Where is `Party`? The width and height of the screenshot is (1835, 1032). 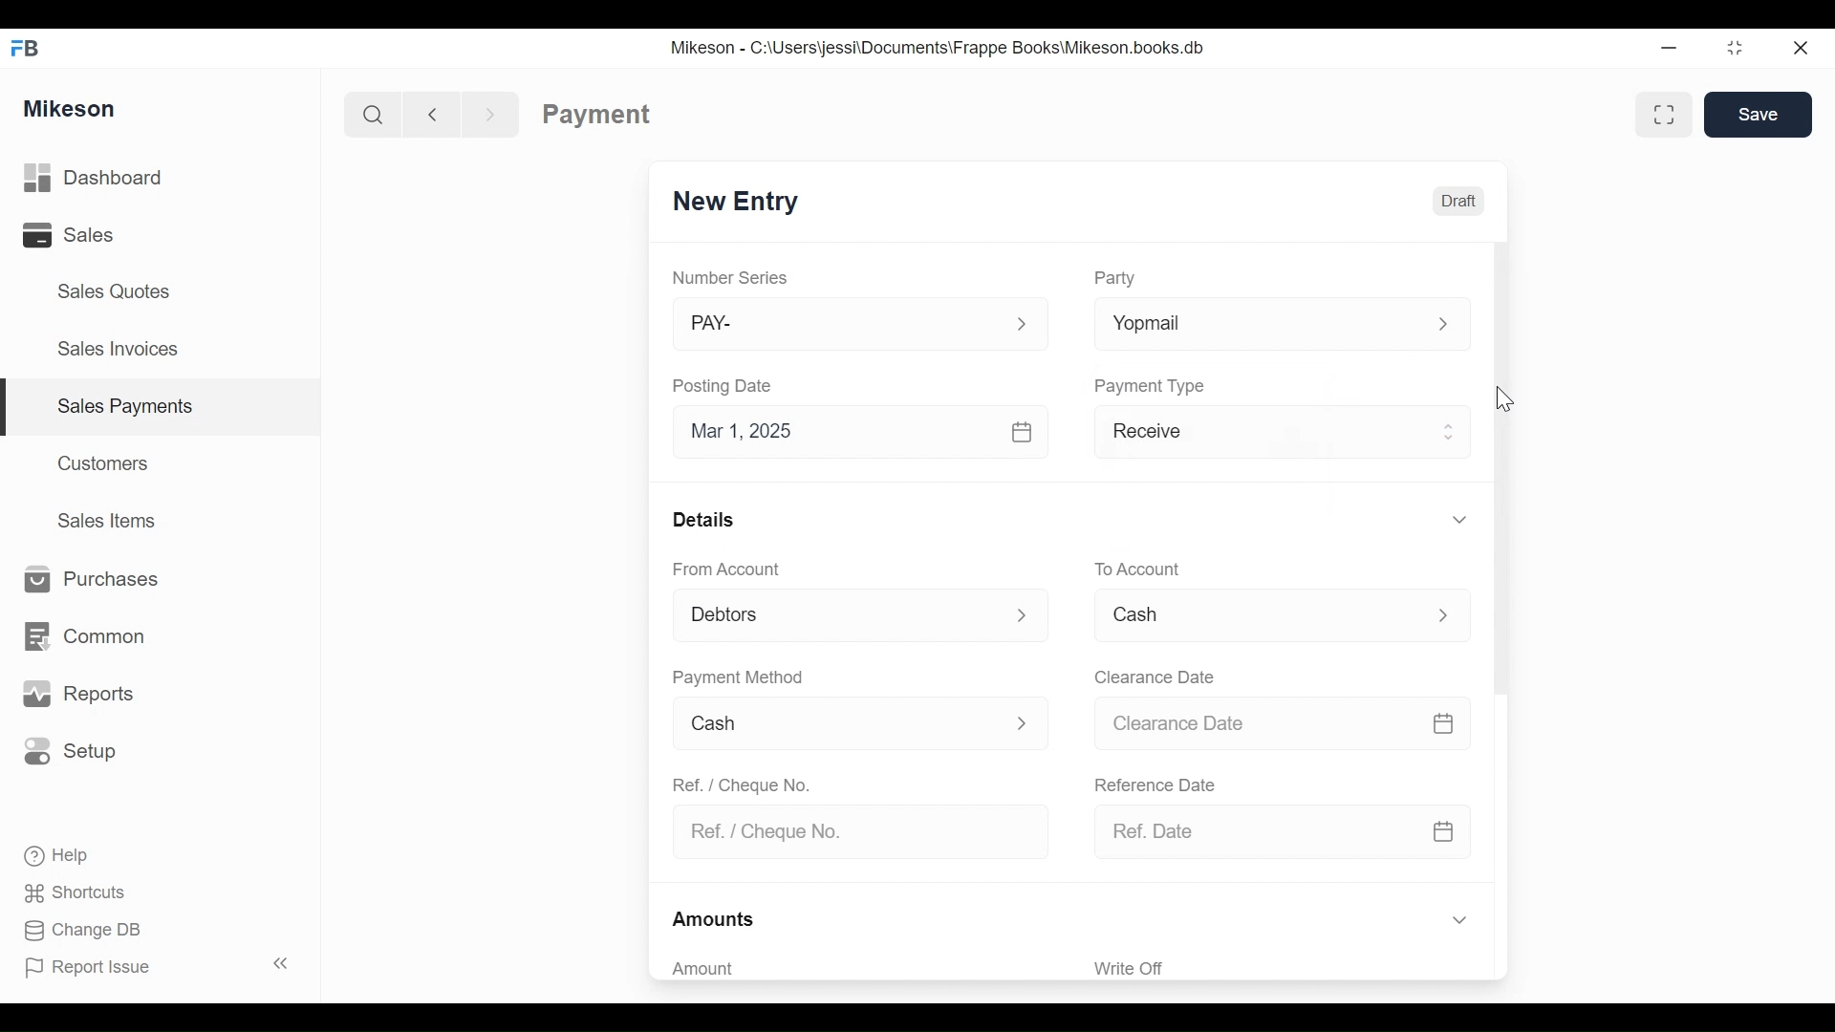 Party is located at coordinates (1120, 279).